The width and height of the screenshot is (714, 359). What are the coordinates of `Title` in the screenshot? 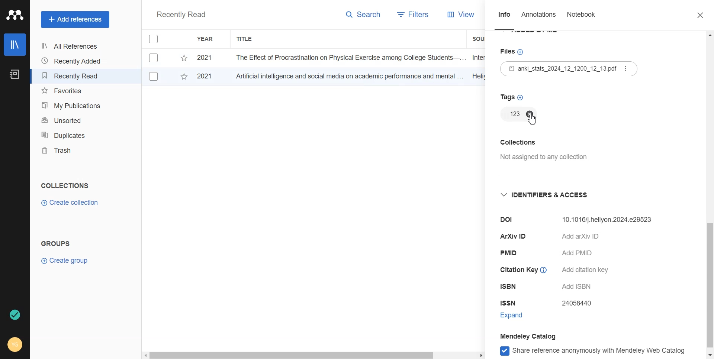 It's located at (245, 39).